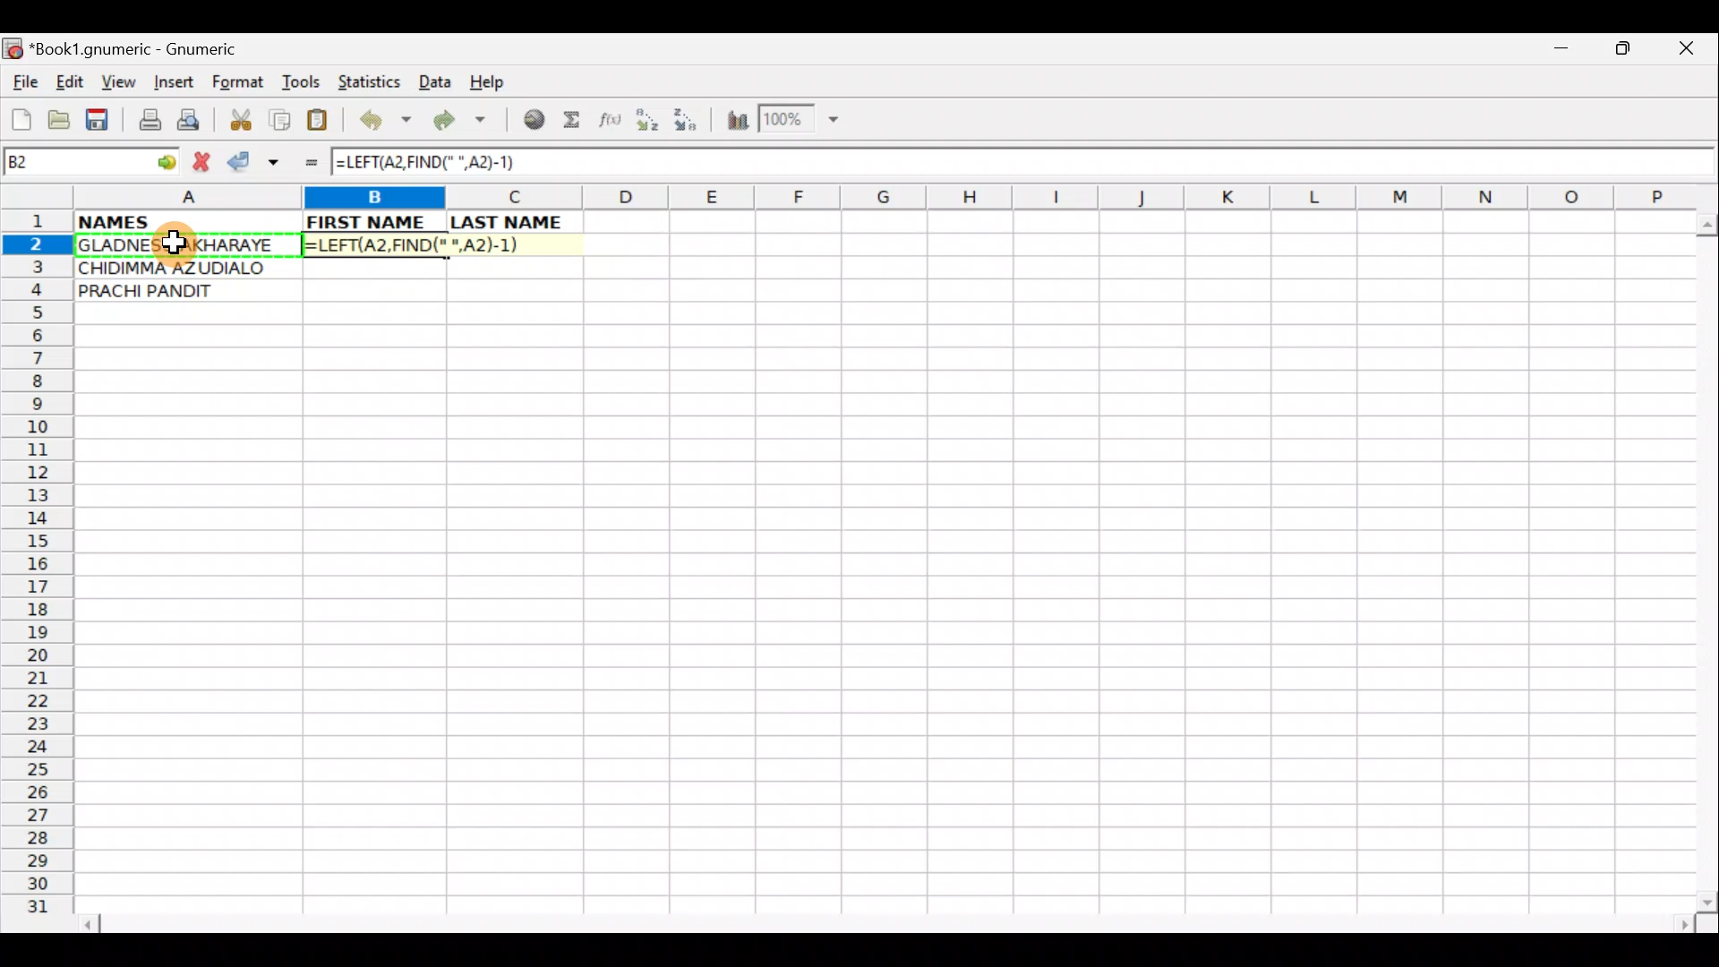  What do you see at coordinates (281, 119) in the screenshot?
I see `Copy selection` at bounding box center [281, 119].